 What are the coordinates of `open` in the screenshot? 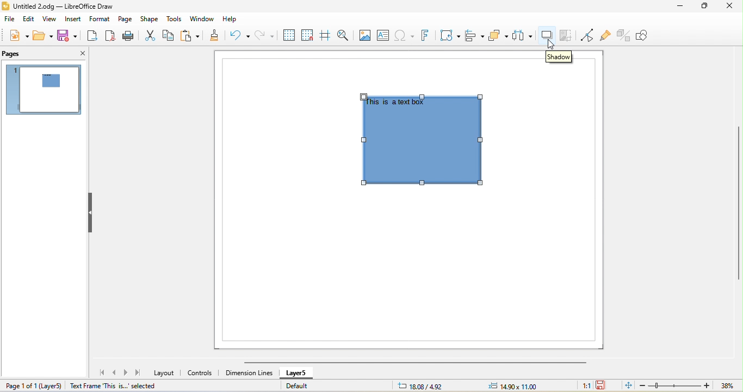 It's located at (41, 34).